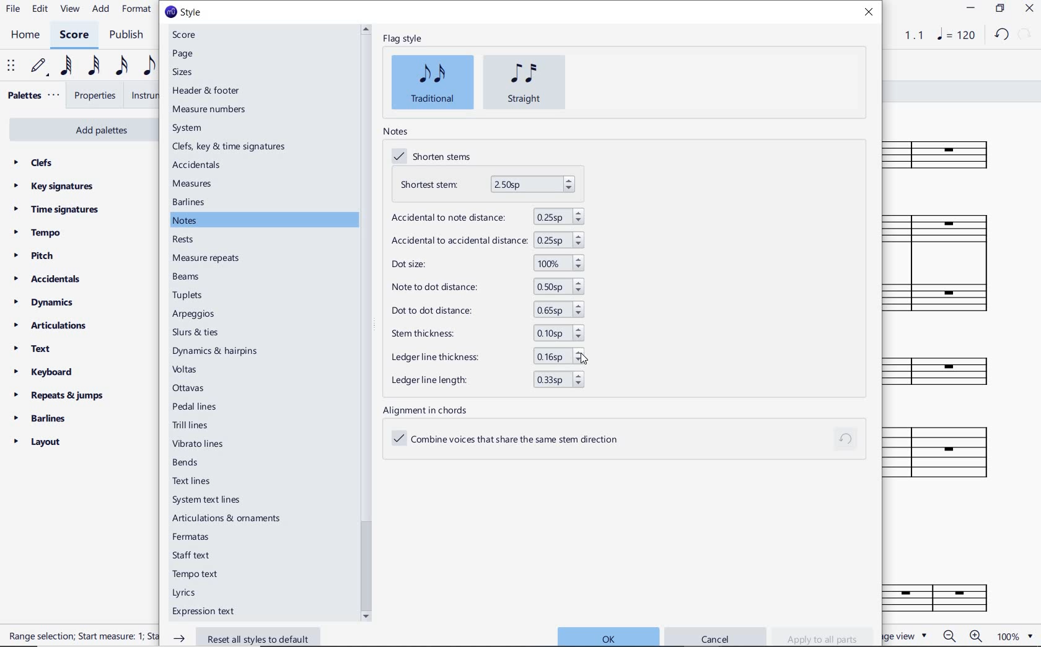  Describe the element at coordinates (53, 187) in the screenshot. I see `key signatures` at that location.